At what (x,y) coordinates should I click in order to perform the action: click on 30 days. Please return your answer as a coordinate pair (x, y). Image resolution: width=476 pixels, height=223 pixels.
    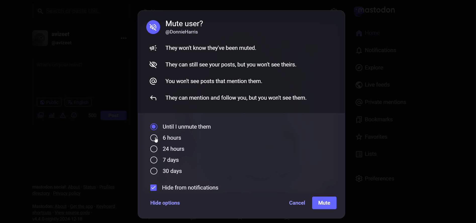
    Looking at the image, I should click on (168, 172).